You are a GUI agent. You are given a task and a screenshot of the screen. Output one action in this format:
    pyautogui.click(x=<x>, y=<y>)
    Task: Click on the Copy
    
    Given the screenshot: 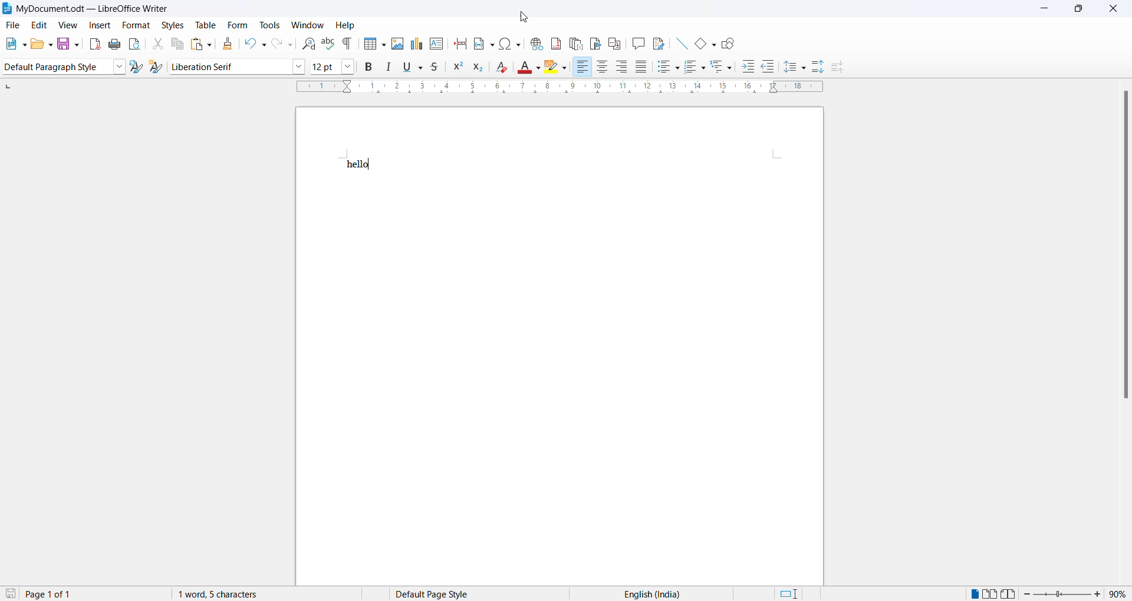 What is the action you would take?
    pyautogui.click(x=176, y=44)
    